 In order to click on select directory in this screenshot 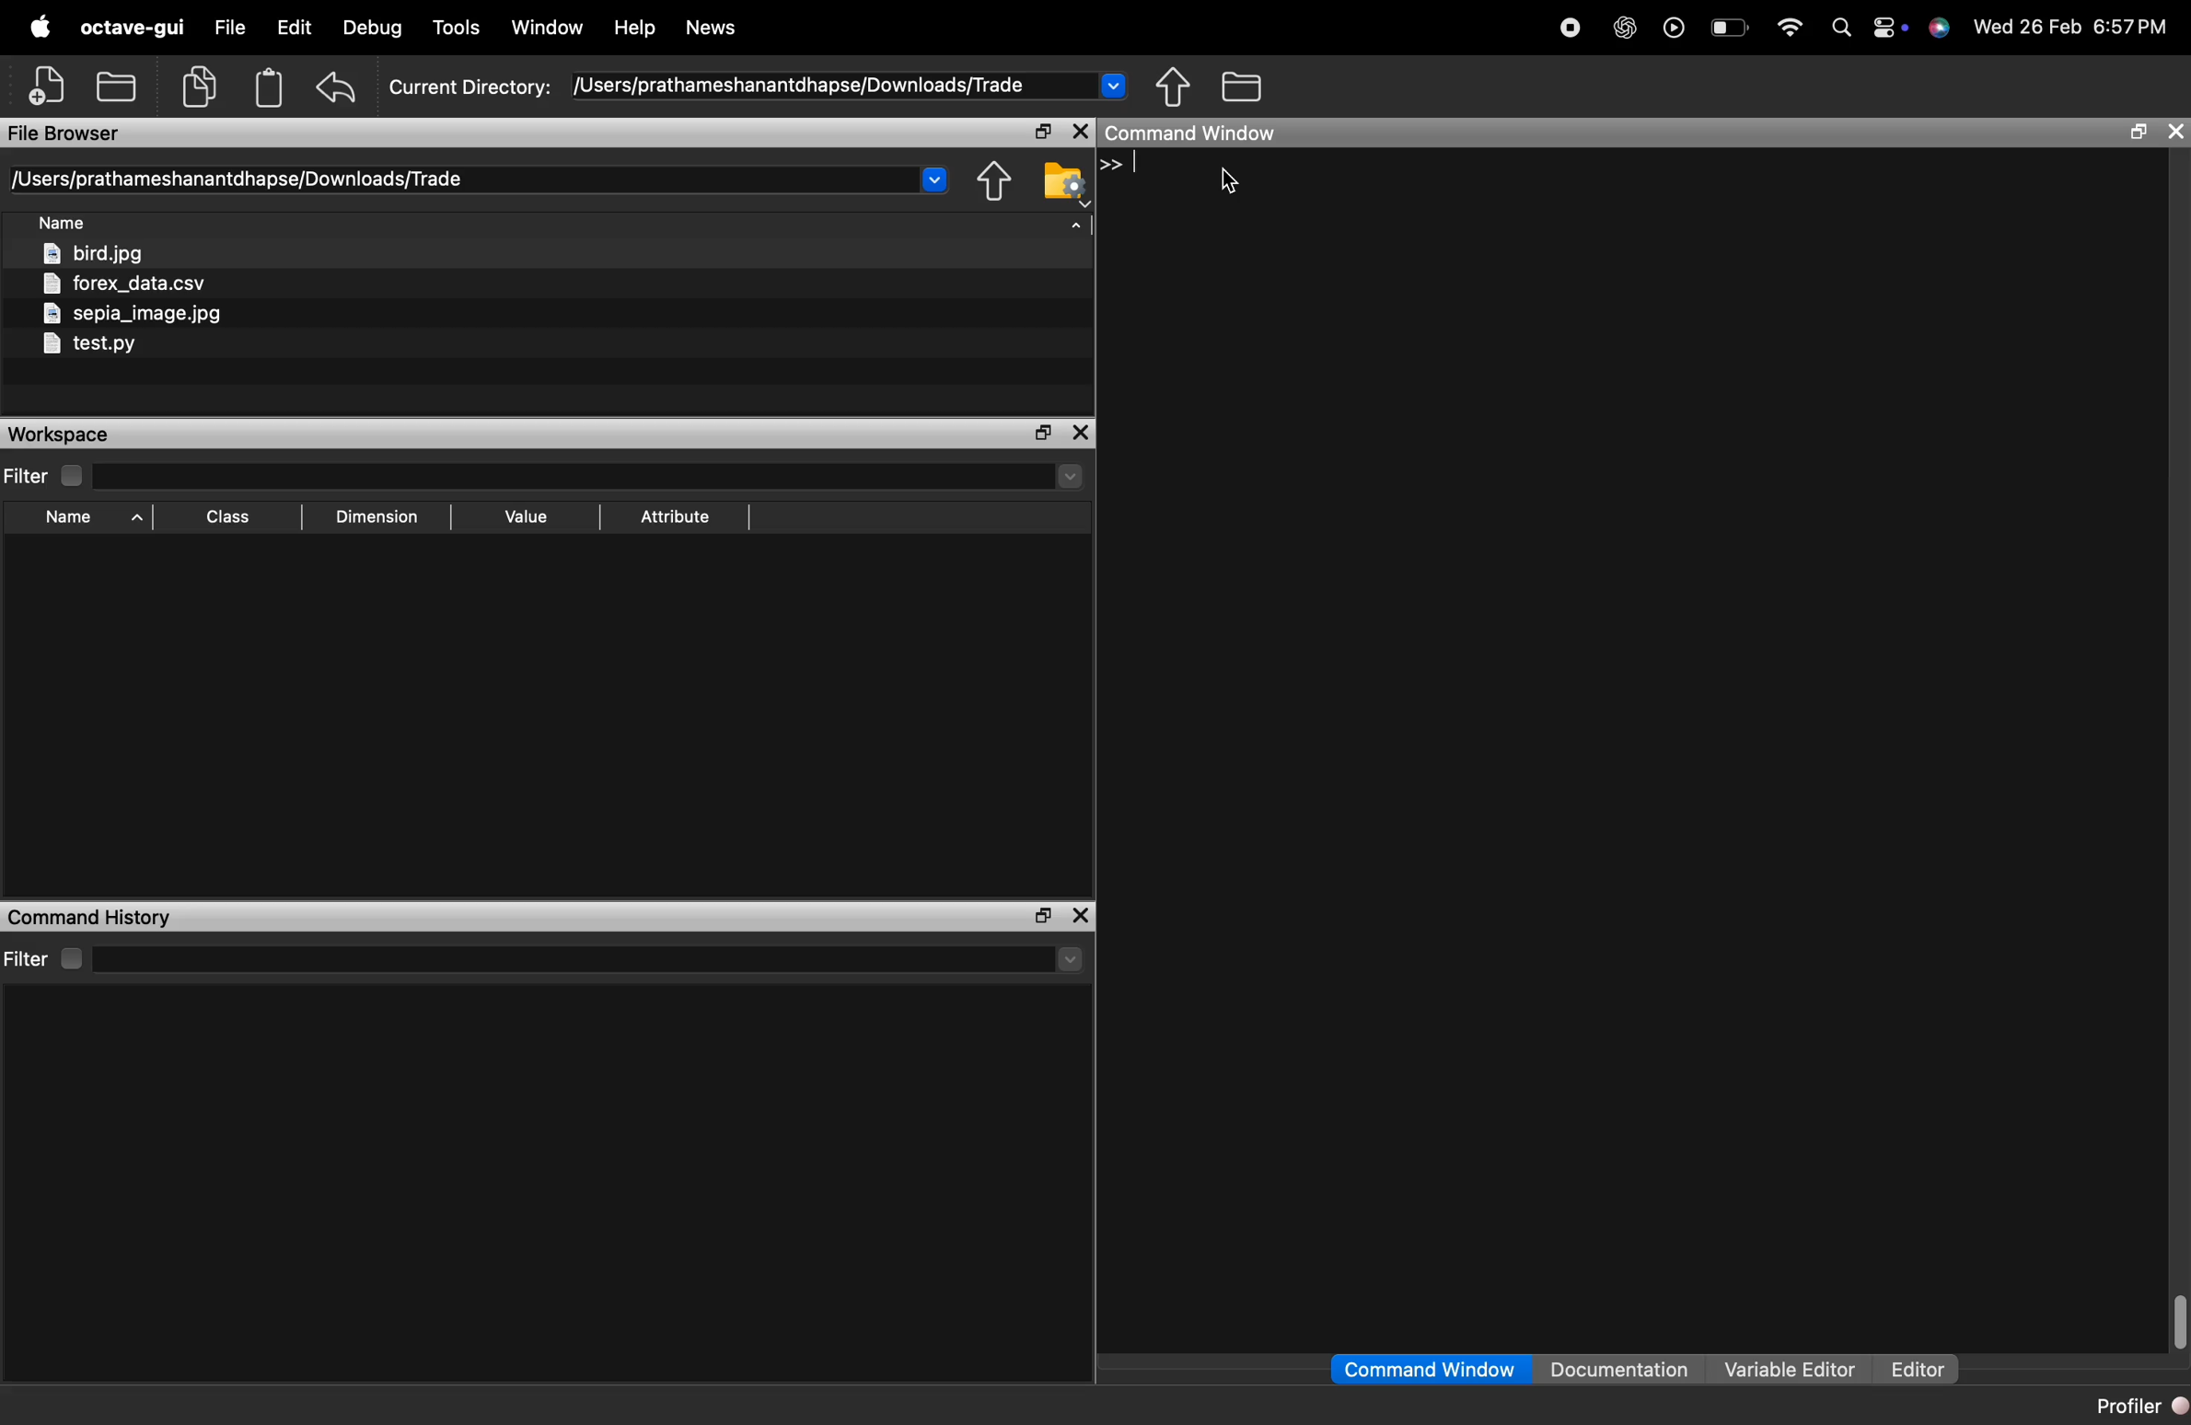, I will do `click(590, 959)`.